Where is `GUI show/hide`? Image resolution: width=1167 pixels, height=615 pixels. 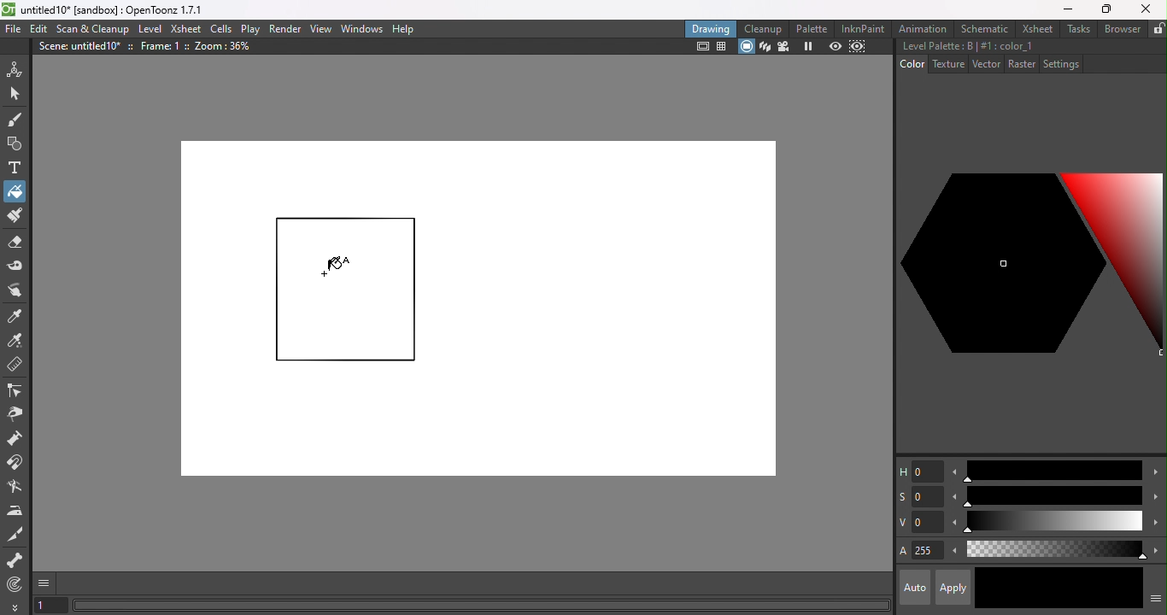
GUI show/hide is located at coordinates (45, 583).